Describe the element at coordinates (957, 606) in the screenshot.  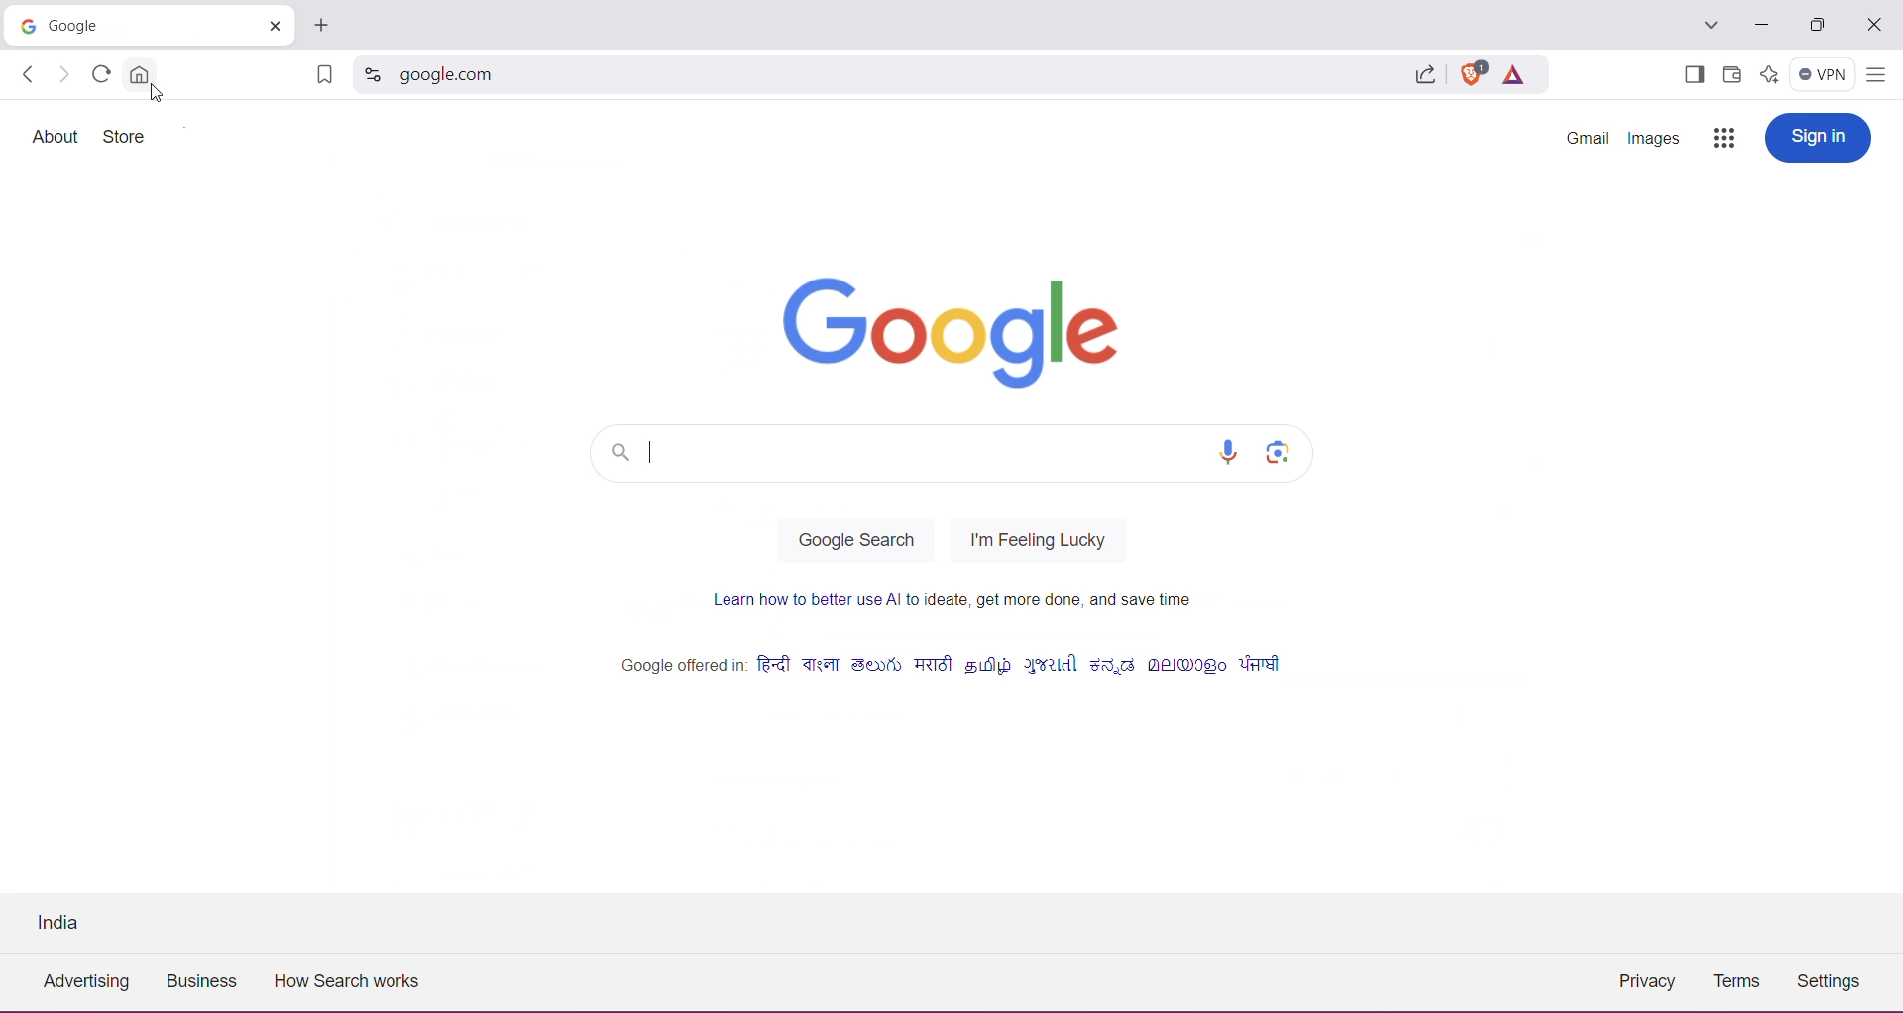
I see `Learn how to better use AI to ideate, get more done and save time` at that location.